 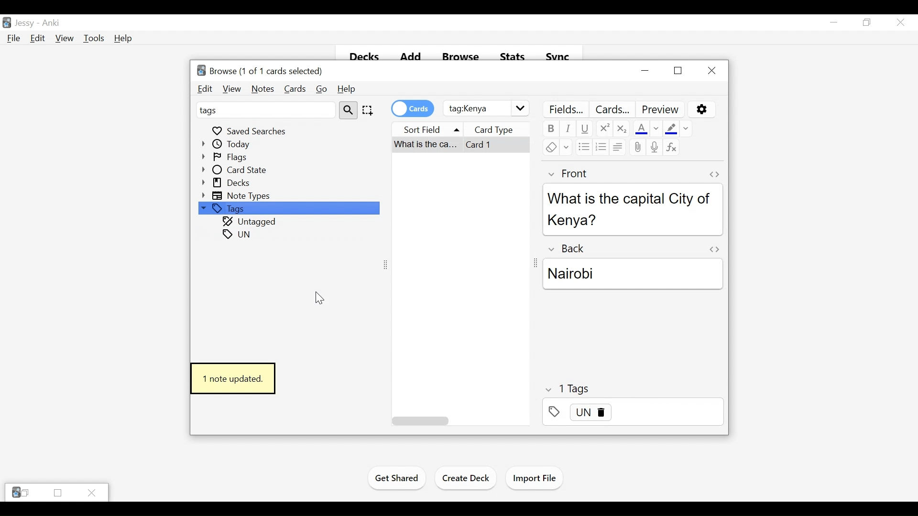 I want to click on credits, so click(x=413, y=108).